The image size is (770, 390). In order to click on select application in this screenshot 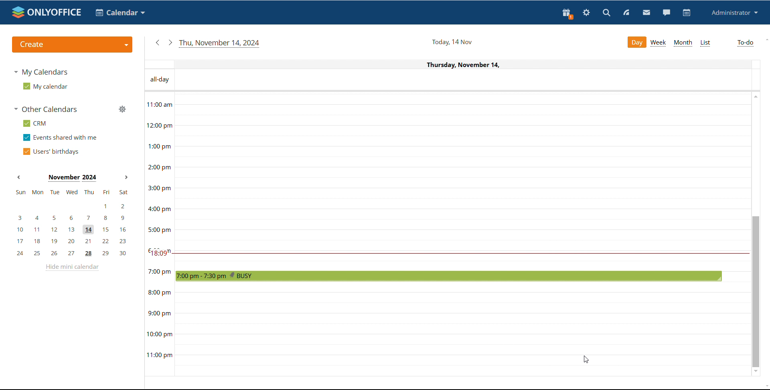, I will do `click(120, 13)`.